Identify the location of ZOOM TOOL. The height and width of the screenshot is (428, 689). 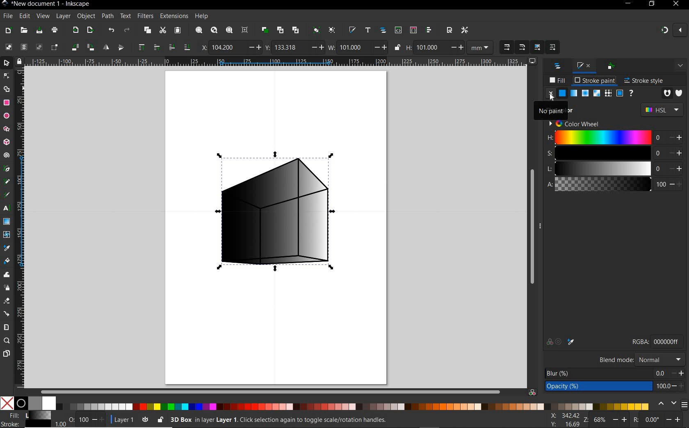
(7, 340).